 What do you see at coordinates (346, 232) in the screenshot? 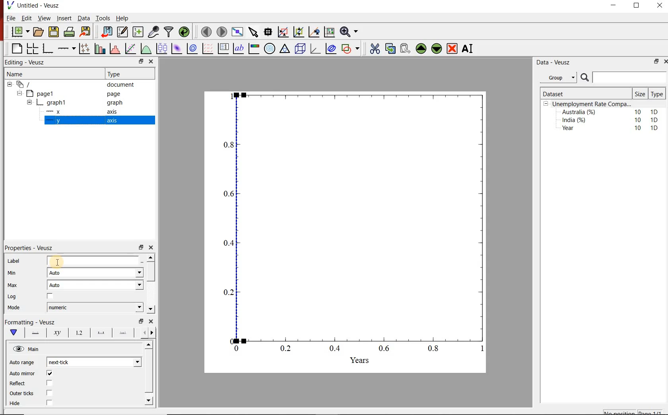
I see `graph chart` at bounding box center [346, 232].